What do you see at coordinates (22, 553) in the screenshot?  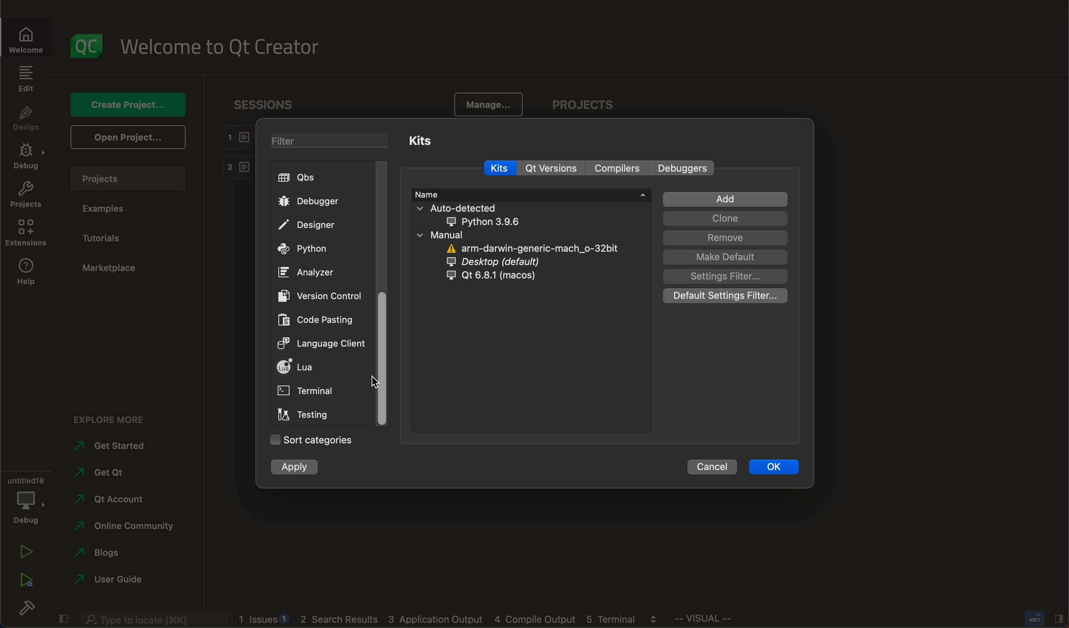 I see `run` at bounding box center [22, 553].